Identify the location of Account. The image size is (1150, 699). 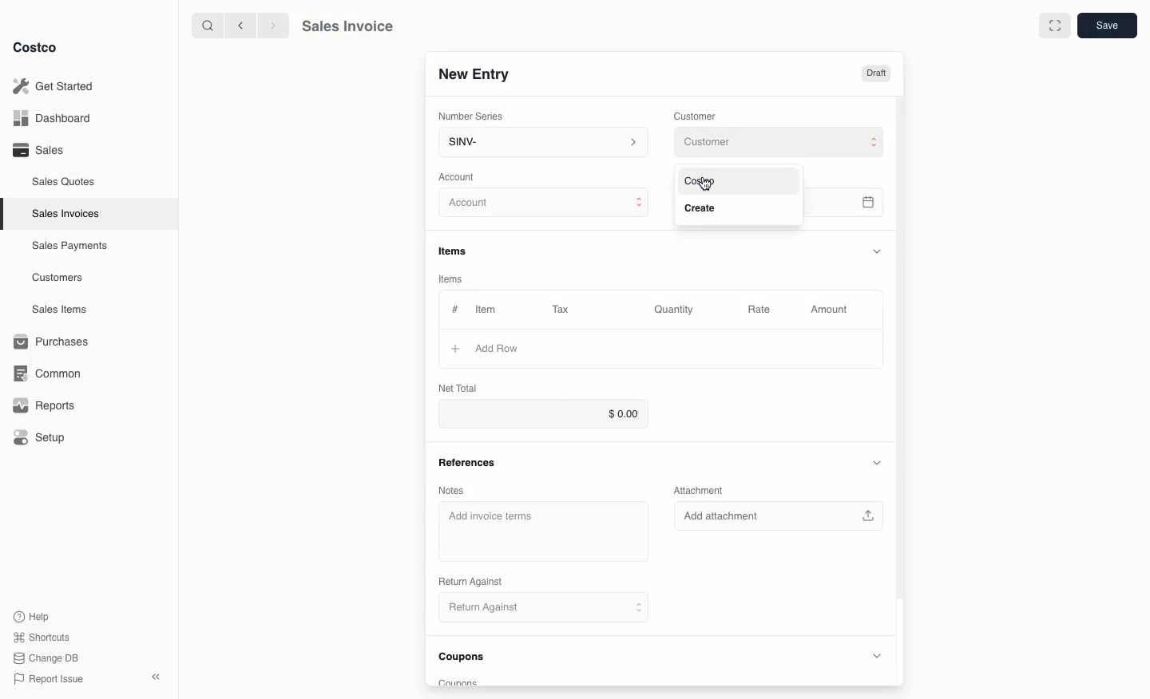
(544, 203).